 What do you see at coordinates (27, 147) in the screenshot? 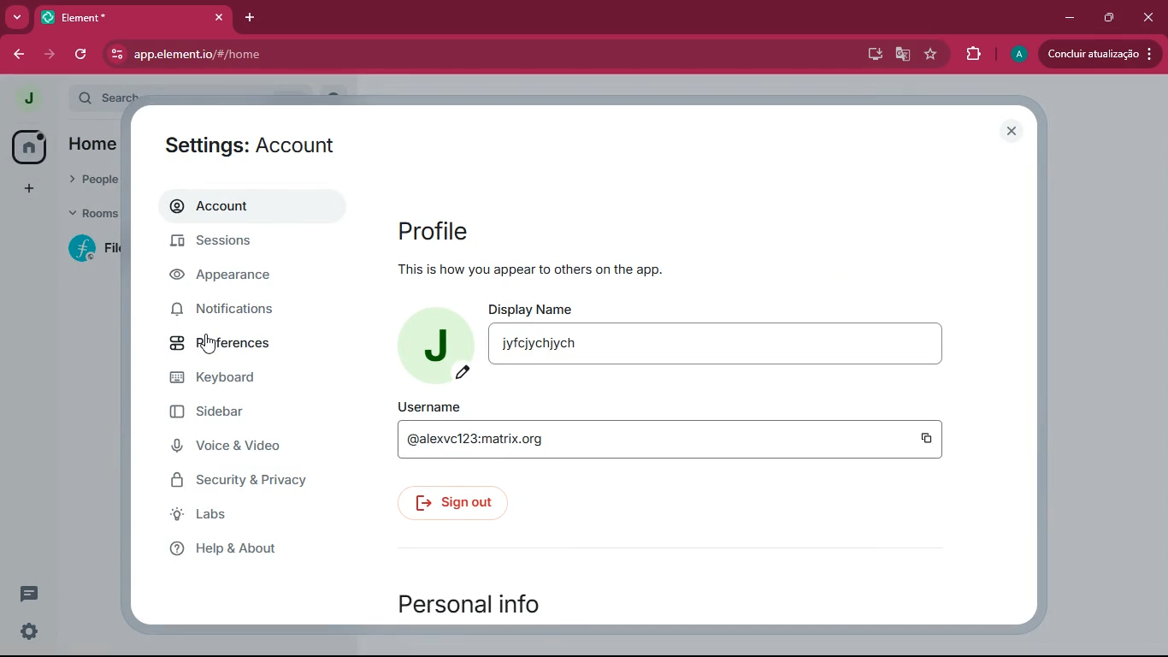
I see `home` at bounding box center [27, 147].